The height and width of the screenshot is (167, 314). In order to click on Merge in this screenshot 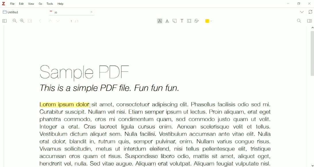, I will do `click(30, 21)`.